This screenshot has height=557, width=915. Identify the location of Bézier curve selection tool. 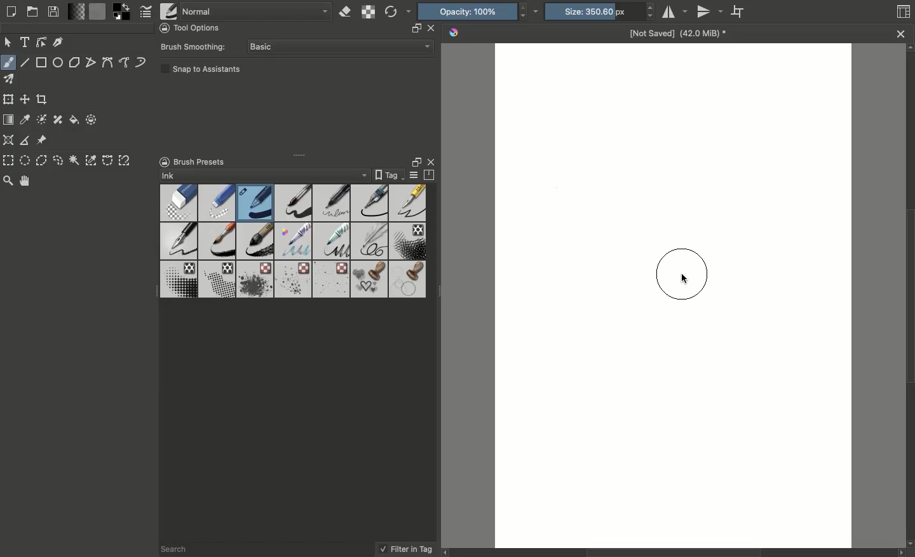
(107, 162).